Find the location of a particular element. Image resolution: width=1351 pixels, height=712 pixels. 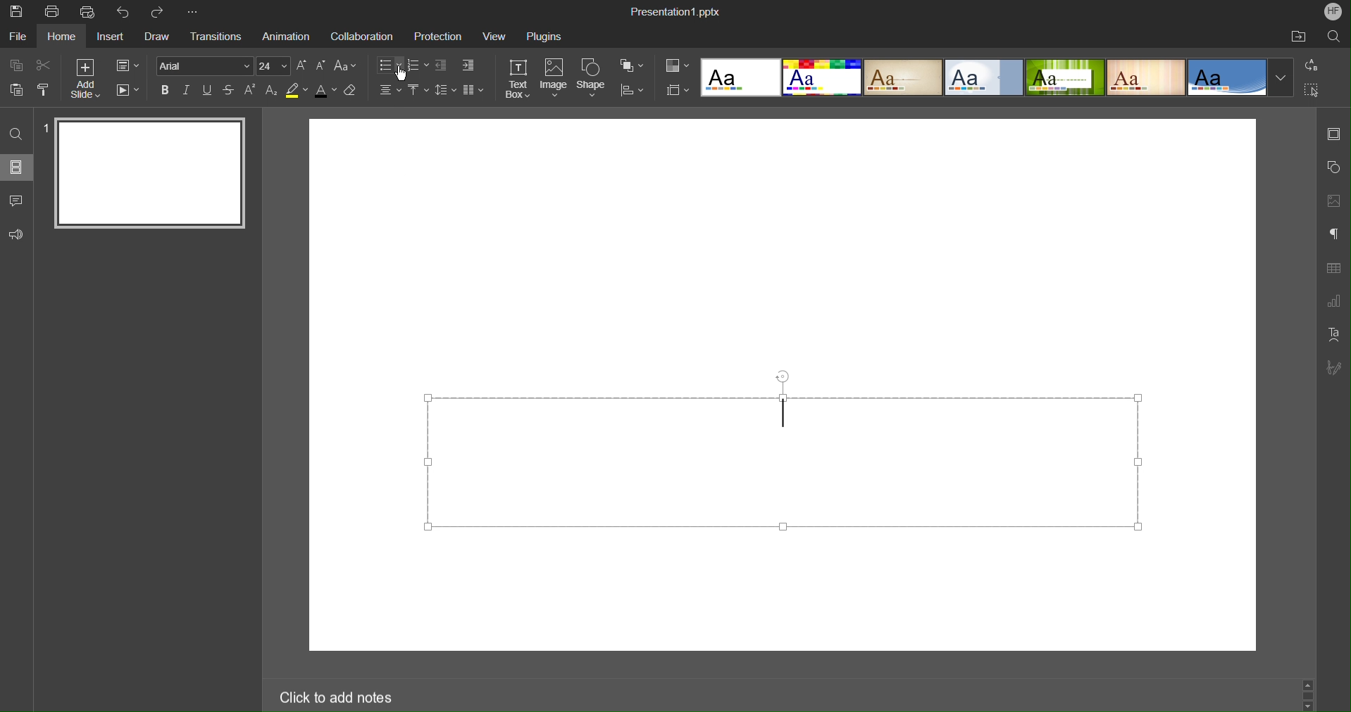

Draw is located at coordinates (157, 37).